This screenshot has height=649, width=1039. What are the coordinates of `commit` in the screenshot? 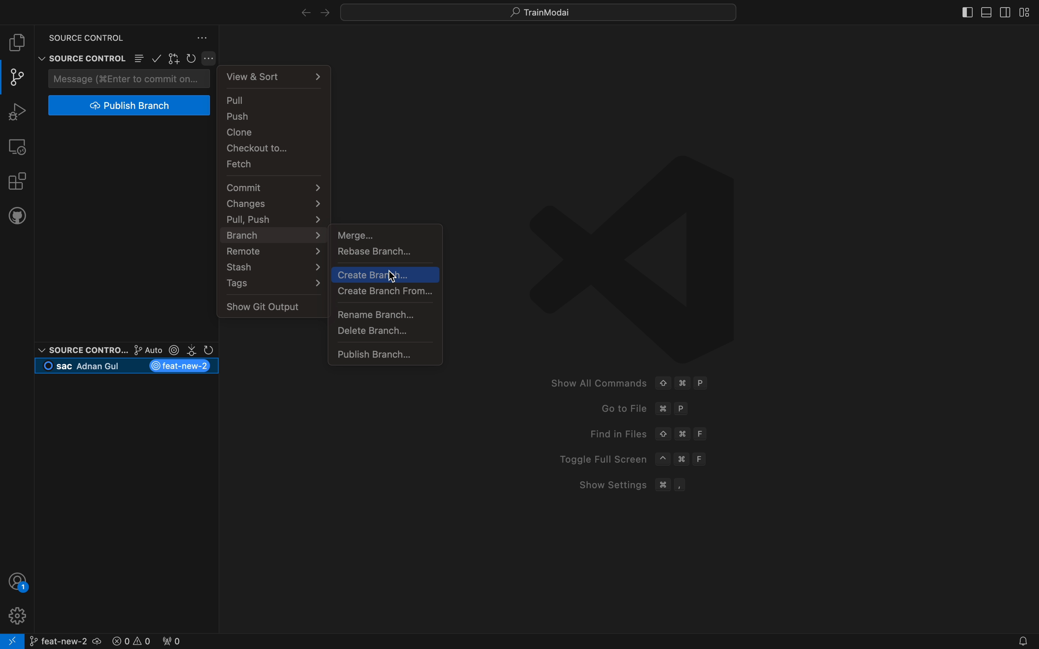 It's located at (274, 188).